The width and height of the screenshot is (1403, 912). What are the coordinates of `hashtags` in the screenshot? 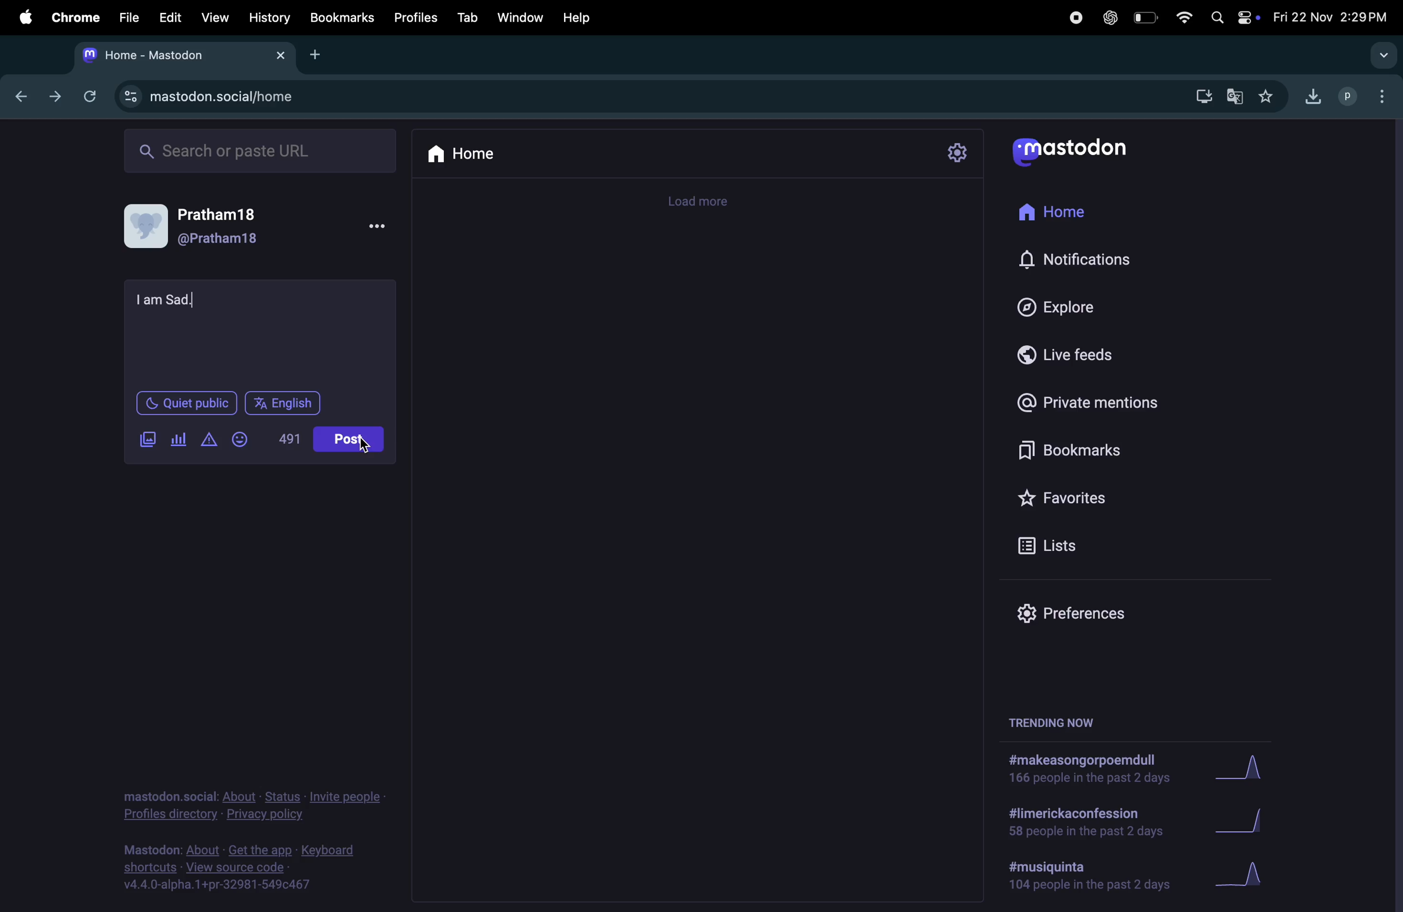 It's located at (1092, 769).